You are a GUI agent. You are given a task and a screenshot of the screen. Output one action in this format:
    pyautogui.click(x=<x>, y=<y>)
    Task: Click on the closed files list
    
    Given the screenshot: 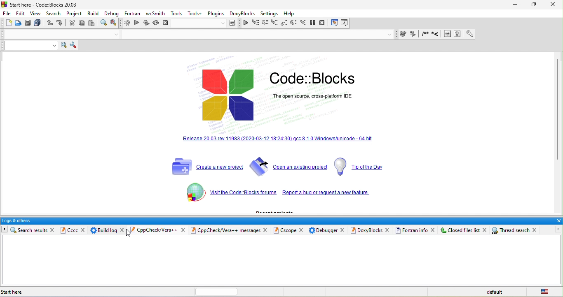 What is the action you would take?
    pyautogui.click(x=459, y=230)
    